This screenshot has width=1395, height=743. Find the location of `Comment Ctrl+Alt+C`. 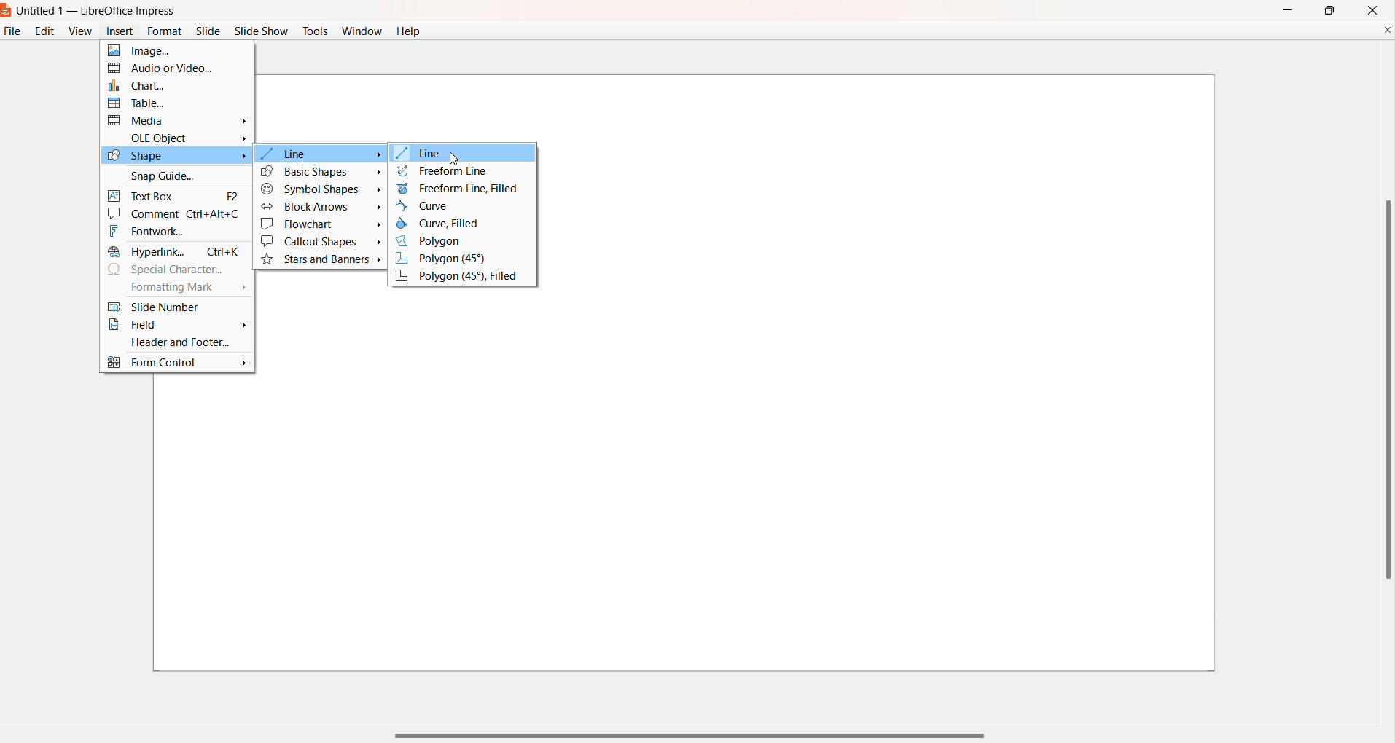

Comment Ctrl+Alt+C is located at coordinates (176, 213).